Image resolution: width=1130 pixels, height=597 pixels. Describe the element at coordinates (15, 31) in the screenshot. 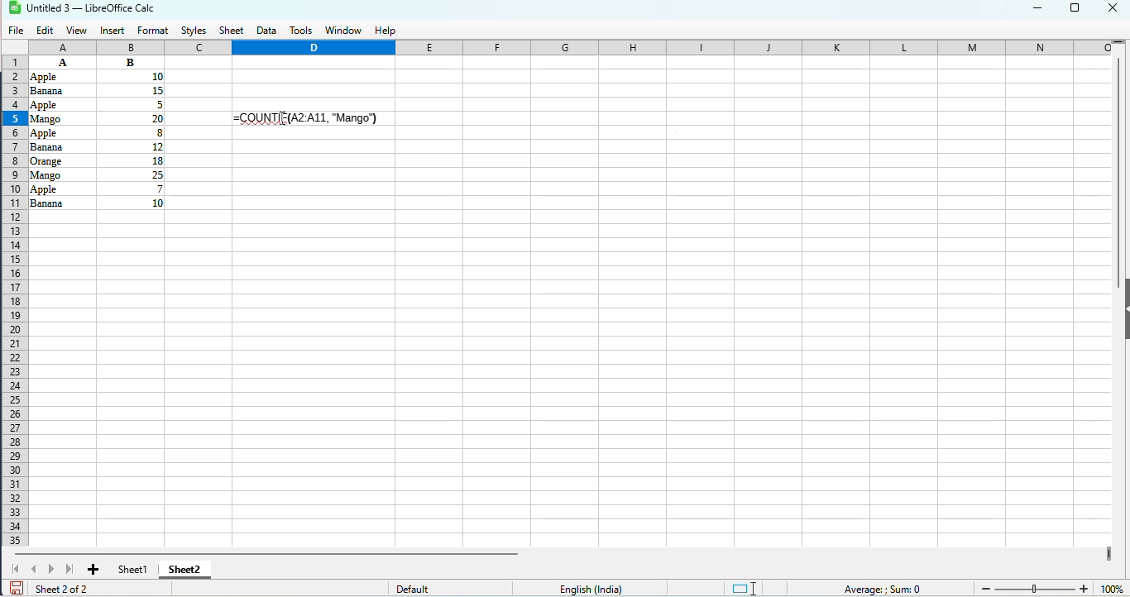

I see `file` at that location.